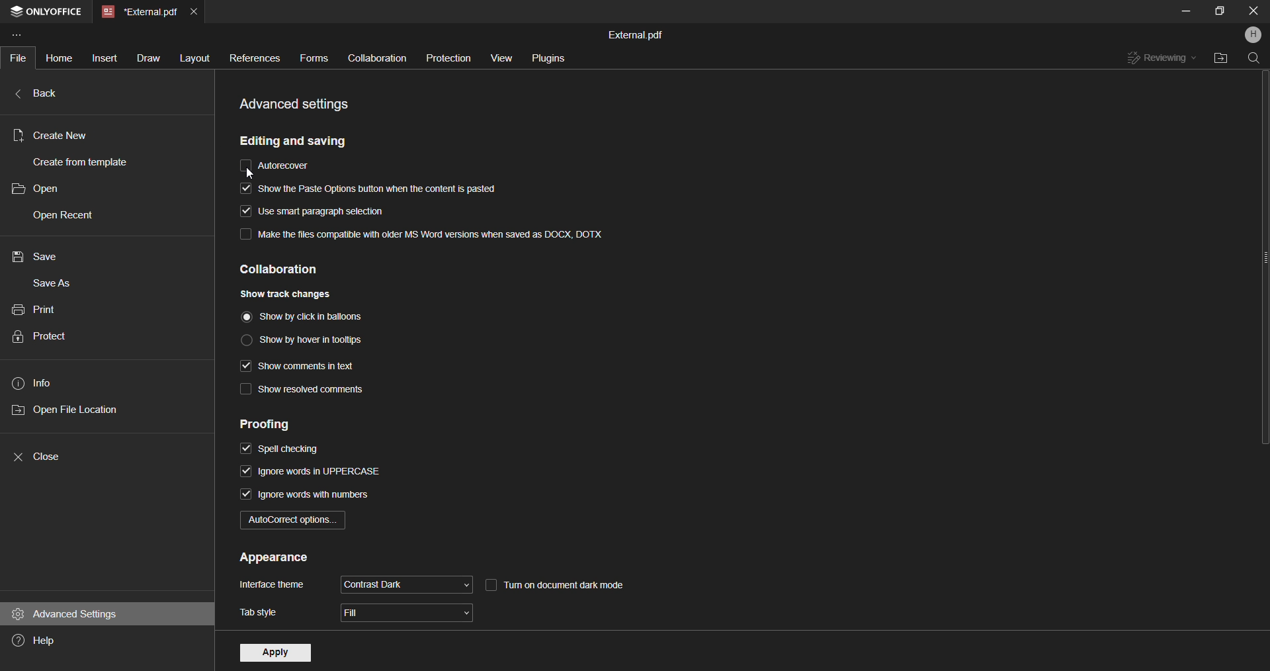 The height and width of the screenshot is (671, 1270). What do you see at coordinates (38, 308) in the screenshot?
I see `print` at bounding box center [38, 308].